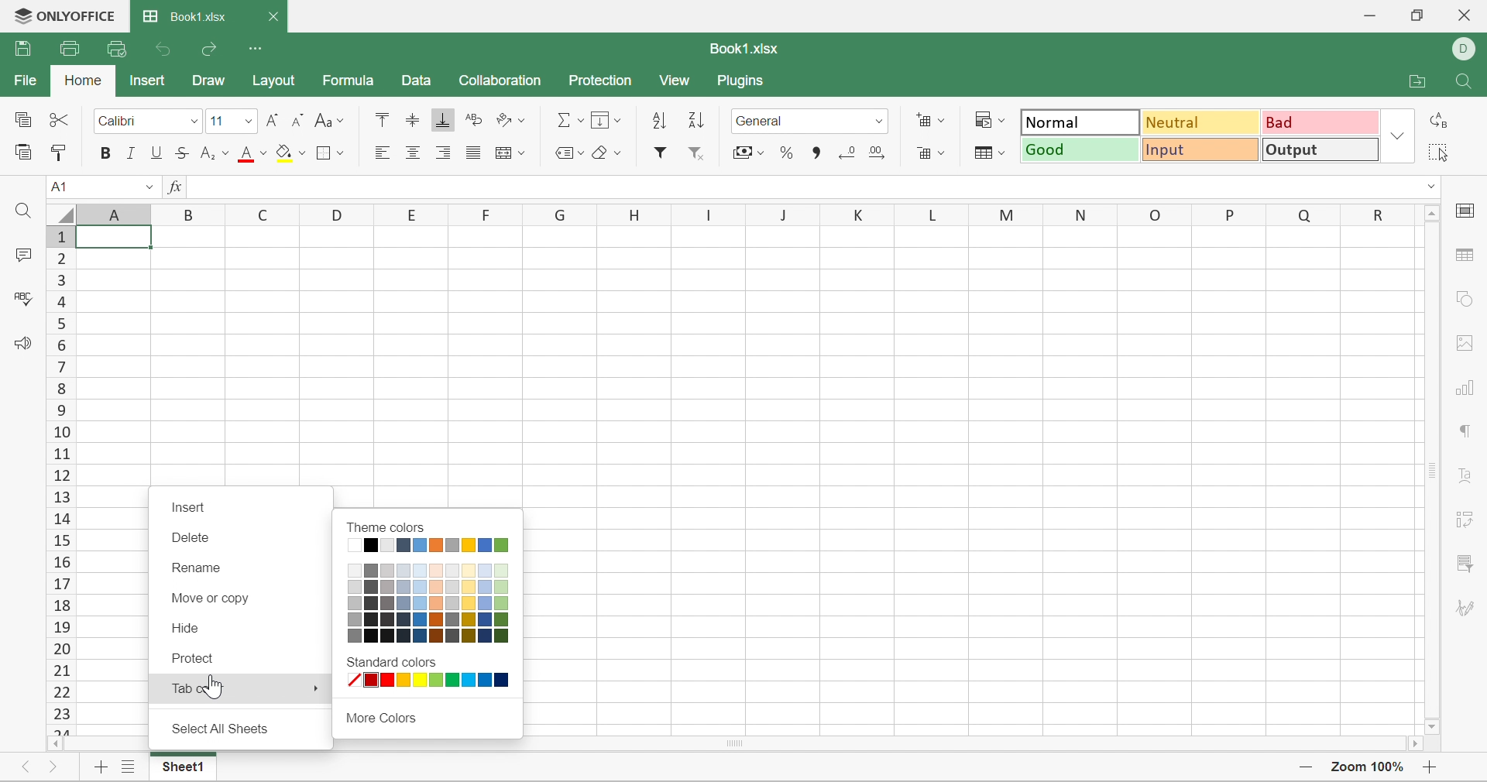  What do you see at coordinates (274, 18) in the screenshot?
I see `Close` at bounding box center [274, 18].